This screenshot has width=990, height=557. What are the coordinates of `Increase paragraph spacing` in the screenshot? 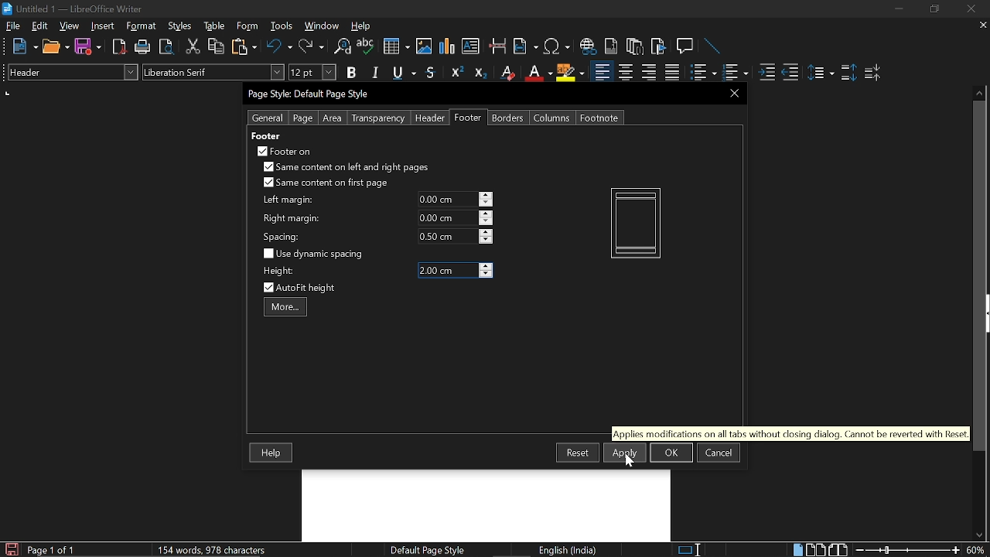 It's located at (848, 73).